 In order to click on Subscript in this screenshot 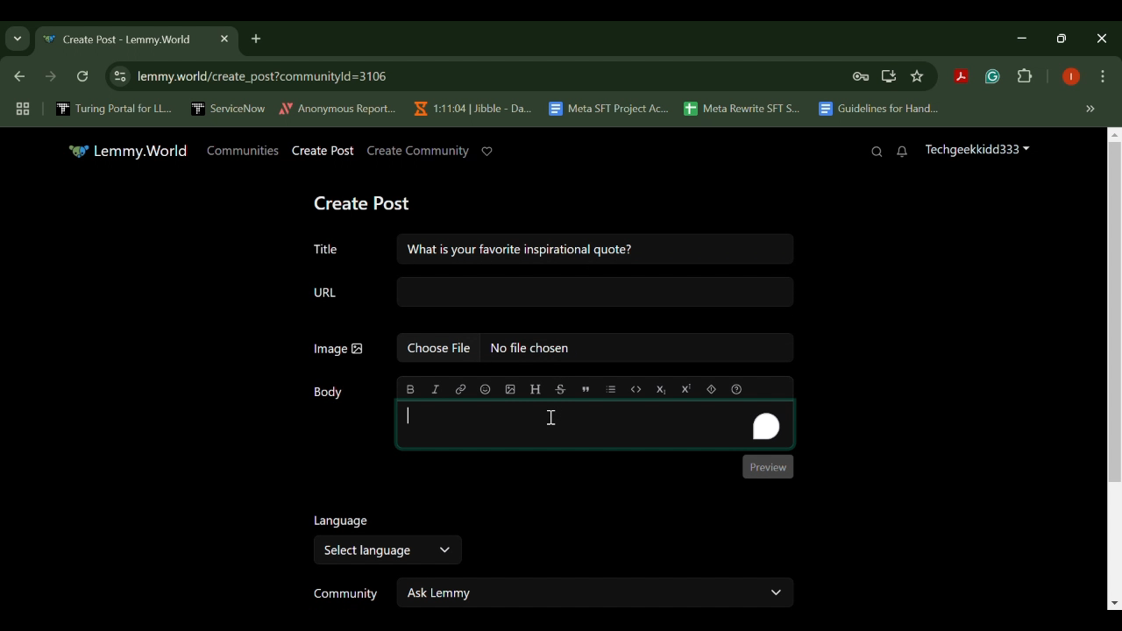, I will do `click(662, 388)`.